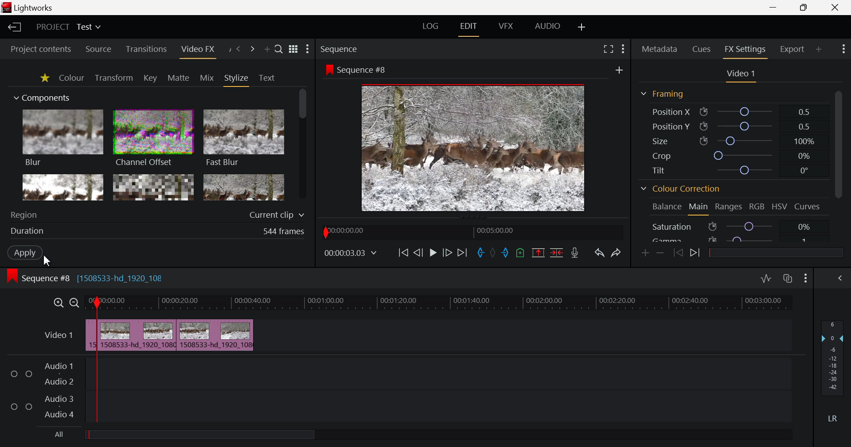 Image resolution: width=851 pixels, height=447 pixels. I want to click on Transitions, so click(146, 50).